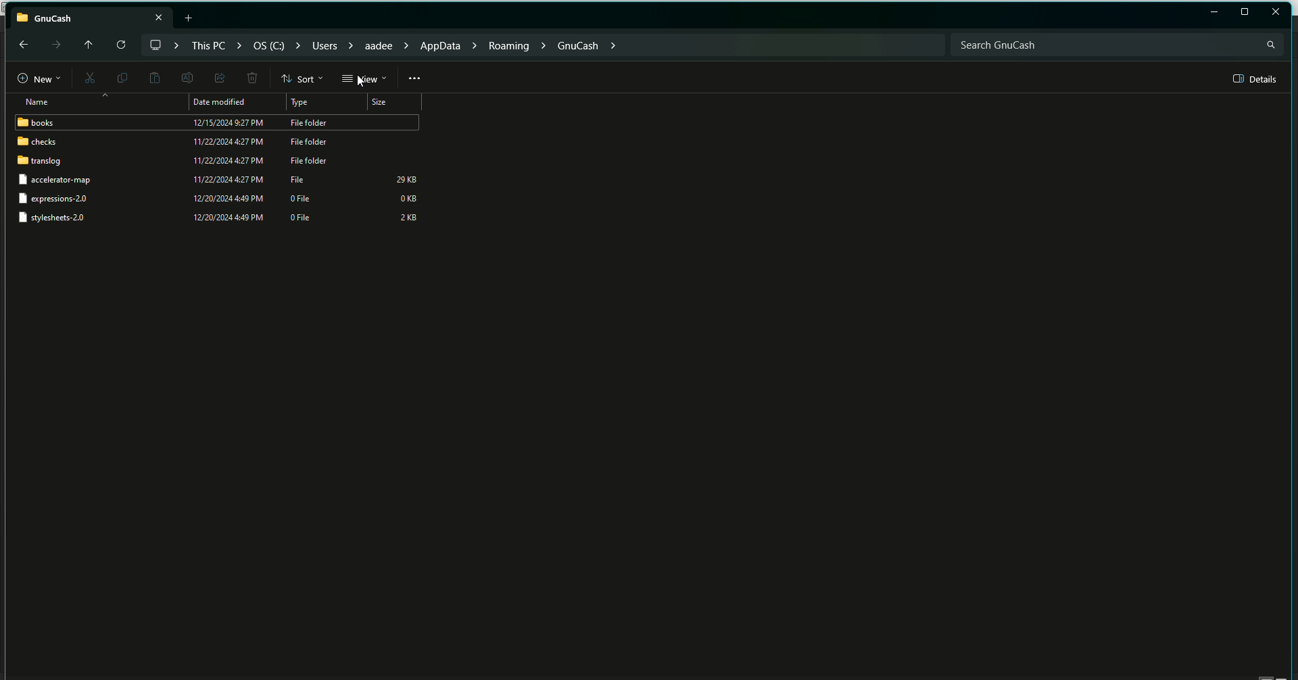 The width and height of the screenshot is (1298, 680). What do you see at coordinates (185, 77) in the screenshot?
I see `Edit` at bounding box center [185, 77].